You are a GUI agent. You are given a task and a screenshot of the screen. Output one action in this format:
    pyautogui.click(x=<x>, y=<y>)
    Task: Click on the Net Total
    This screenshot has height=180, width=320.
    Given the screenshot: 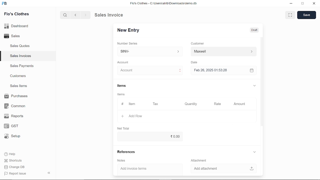 What is the action you would take?
    pyautogui.click(x=124, y=128)
    